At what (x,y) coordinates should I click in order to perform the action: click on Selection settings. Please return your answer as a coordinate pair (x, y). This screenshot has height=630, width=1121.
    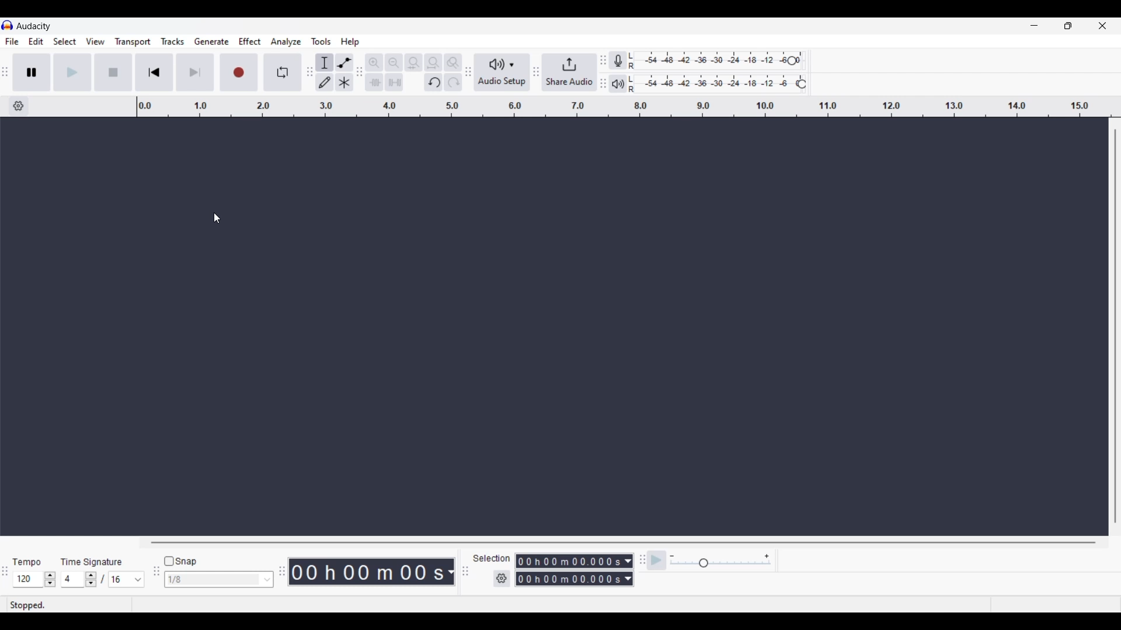
    Looking at the image, I should click on (502, 579).